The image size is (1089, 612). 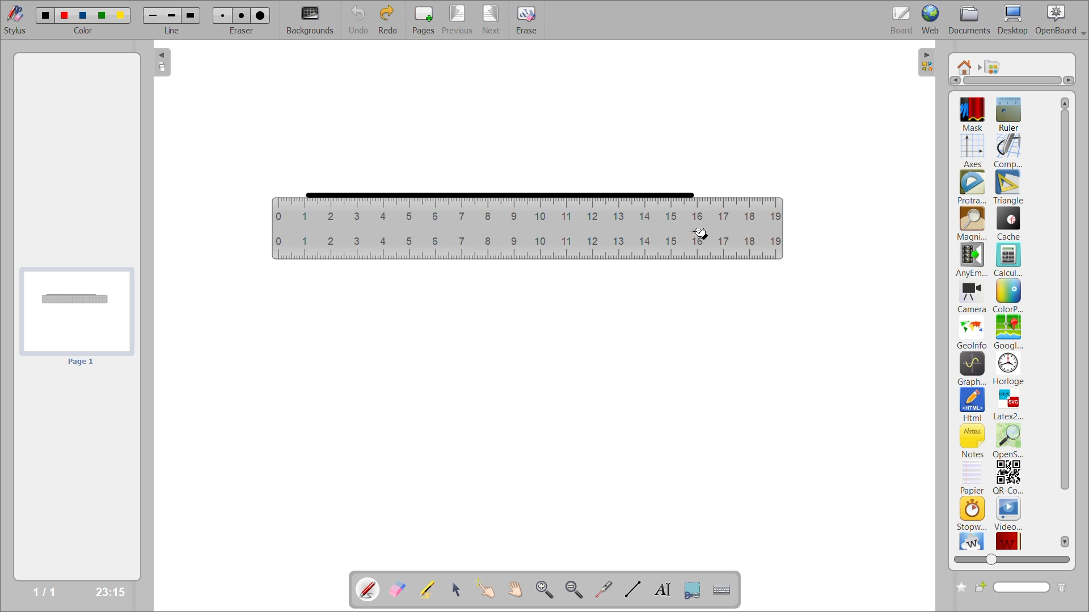 I want to click on interact with items, so click(x=488, y=589).